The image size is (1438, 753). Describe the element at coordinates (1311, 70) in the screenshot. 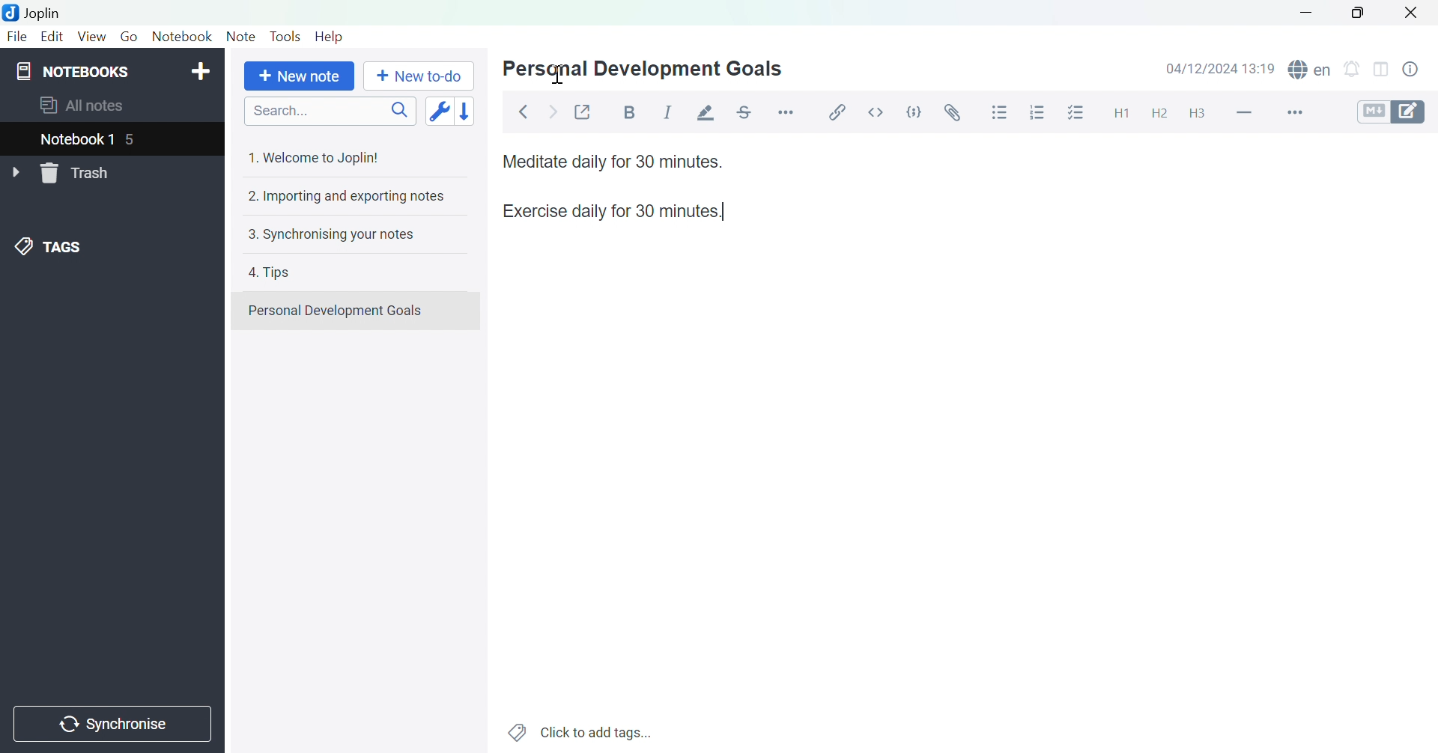

I see `spell checker` at that location.